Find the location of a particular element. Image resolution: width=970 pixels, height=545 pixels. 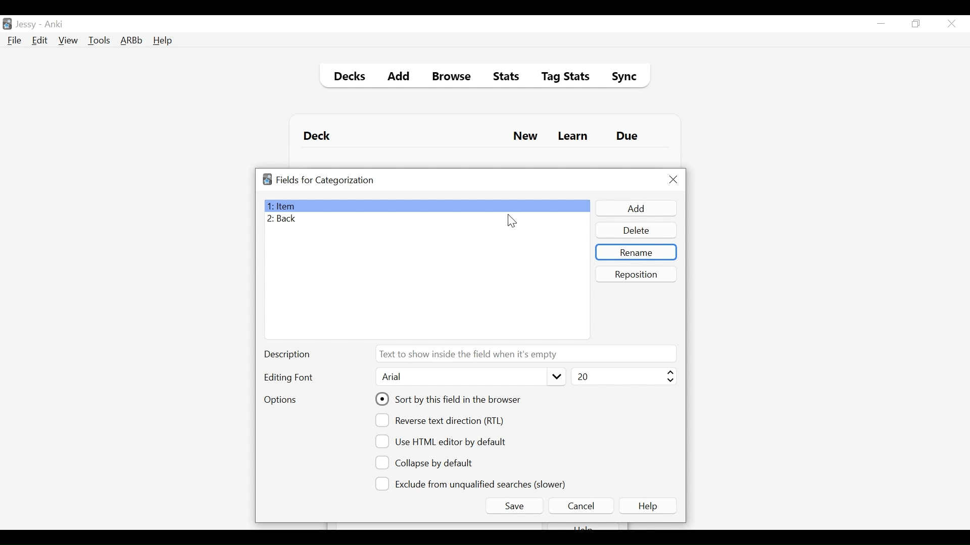

Help is located at coordinates (650, 506).